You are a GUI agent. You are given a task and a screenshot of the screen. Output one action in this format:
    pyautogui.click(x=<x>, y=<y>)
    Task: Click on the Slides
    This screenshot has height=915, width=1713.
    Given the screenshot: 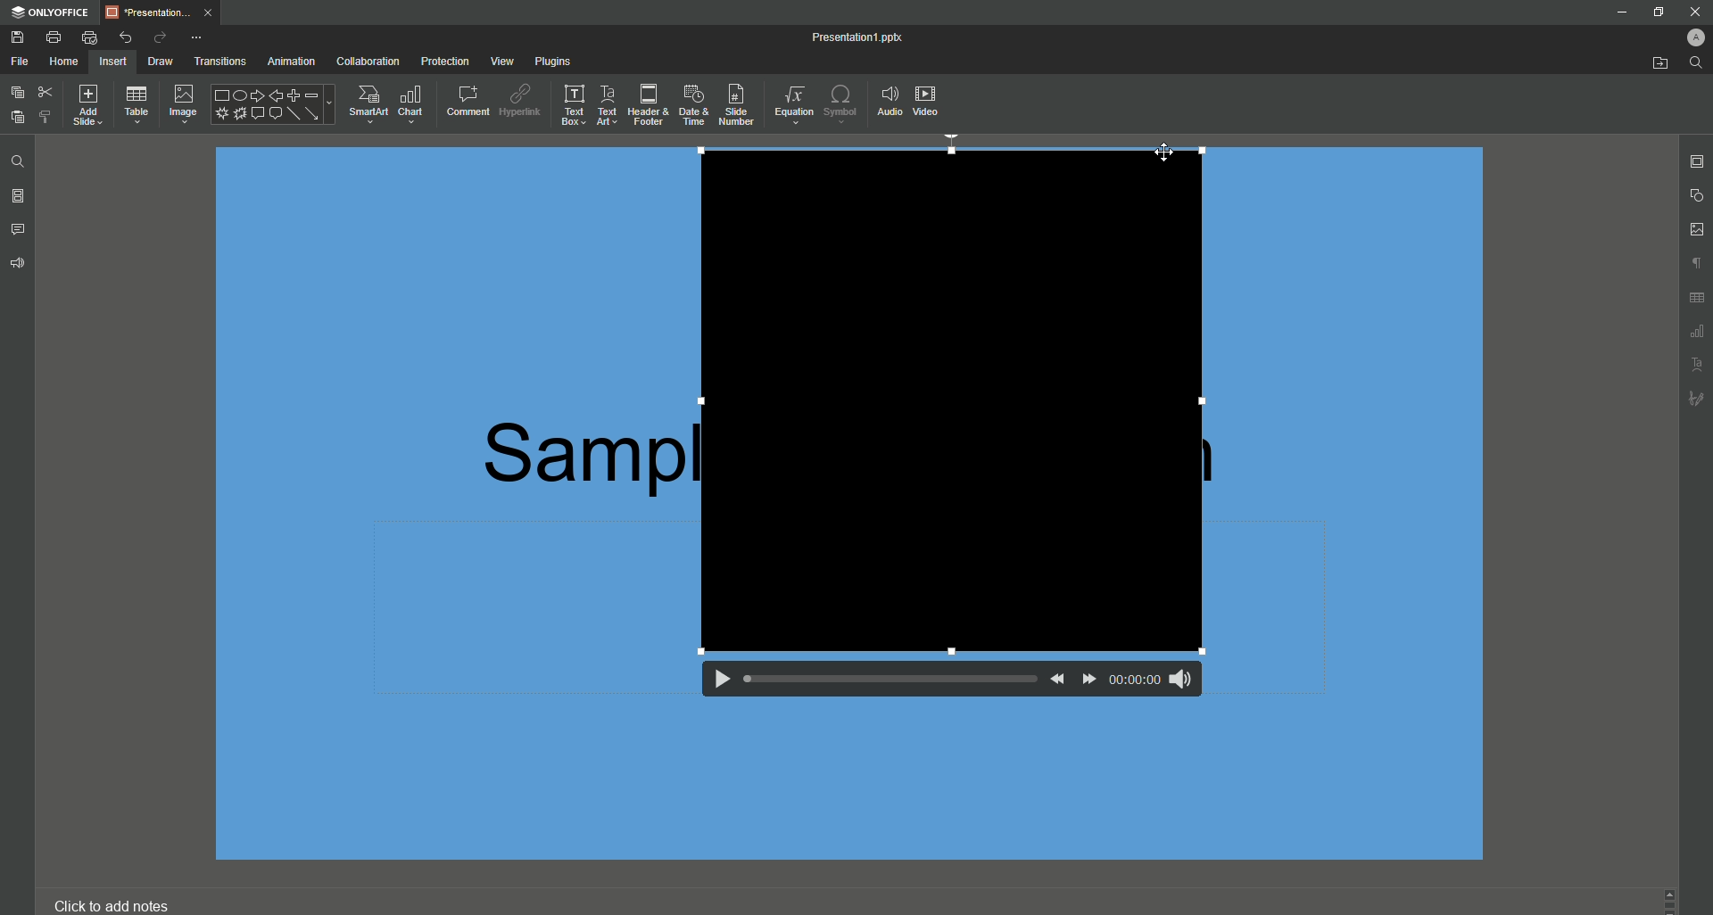 What is the action you would take?
    pyautogui.click(x=18, y=198)
    